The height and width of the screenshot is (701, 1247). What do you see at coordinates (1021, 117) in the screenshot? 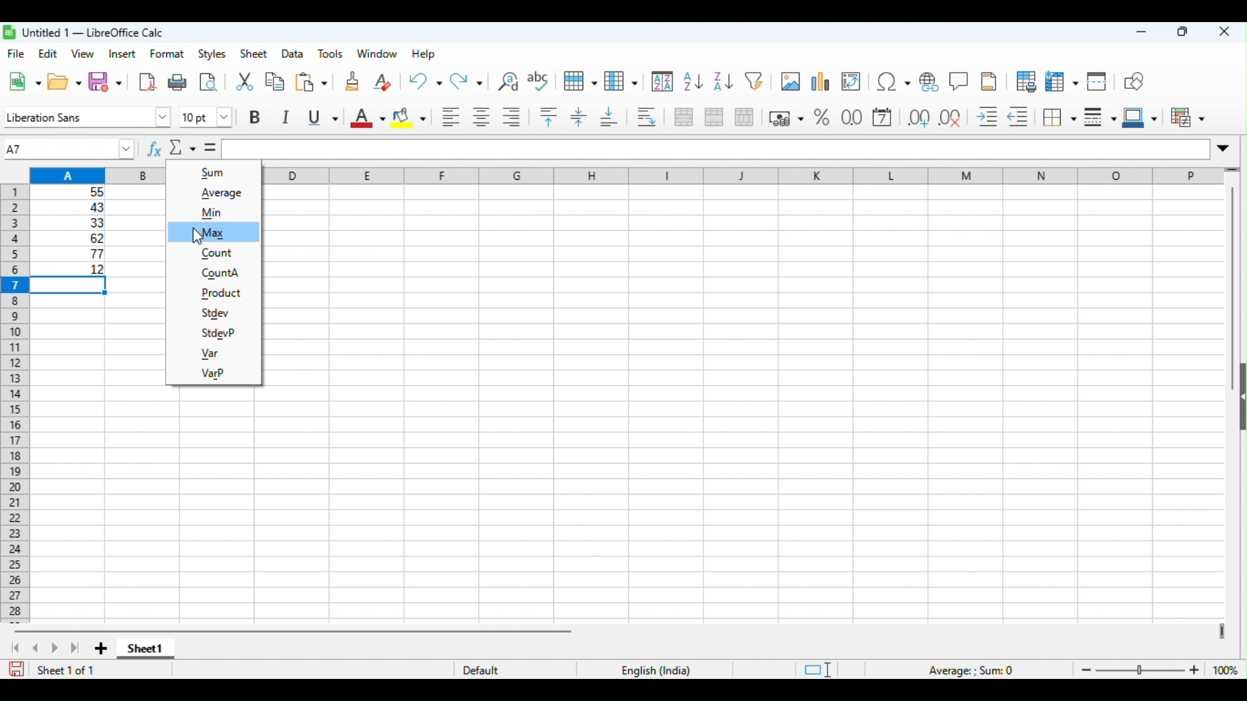
I see `decrease indent` at bounding box center [1021, 117].